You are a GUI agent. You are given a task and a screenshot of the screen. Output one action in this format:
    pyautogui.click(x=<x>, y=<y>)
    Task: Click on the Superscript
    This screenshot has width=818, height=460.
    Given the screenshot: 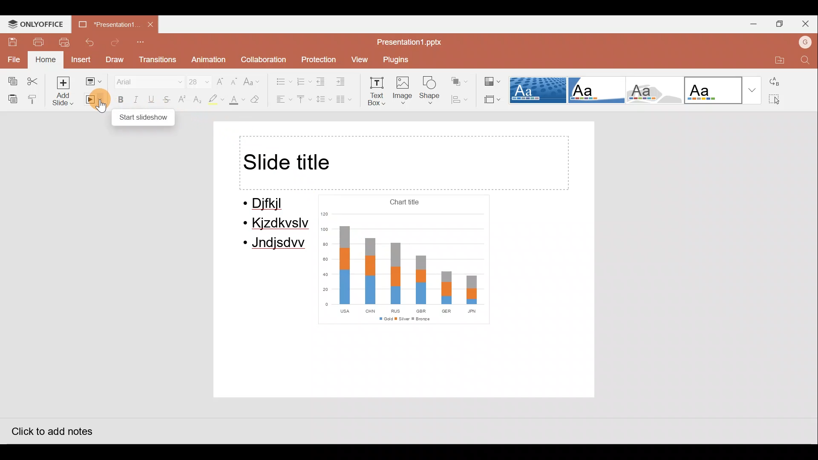 What is the action you would take?
    pyautogui.click(x=181, y=100)
    